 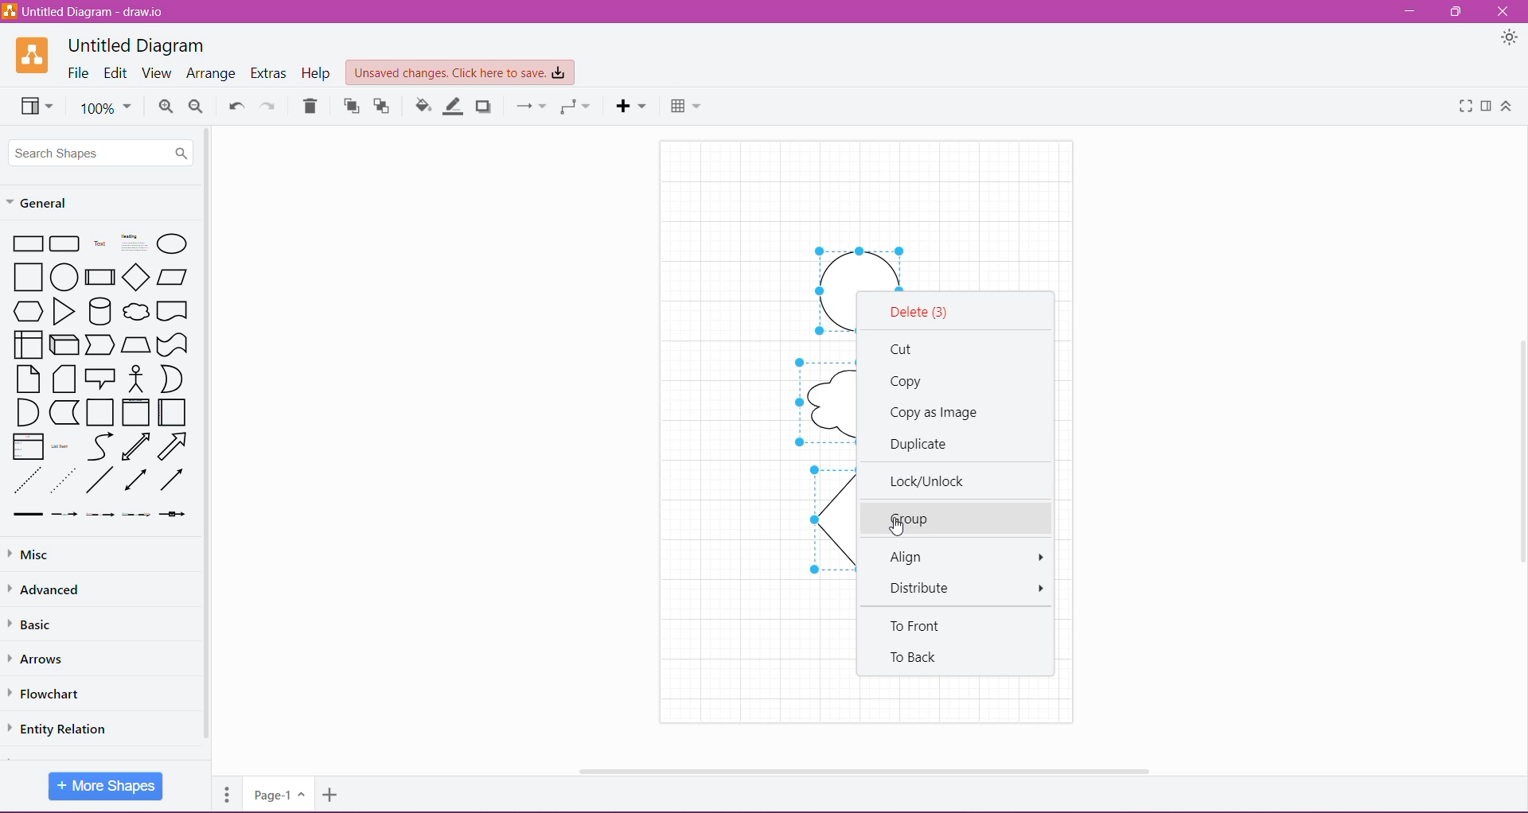 What do you see at coordinates (1458, 11) in the screenshot?
I see `Restore Down` at bounding box center [1458, 11].